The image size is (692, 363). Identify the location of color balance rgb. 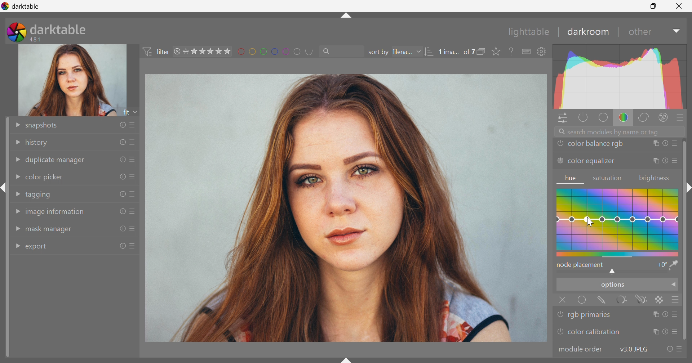
(596, 144).